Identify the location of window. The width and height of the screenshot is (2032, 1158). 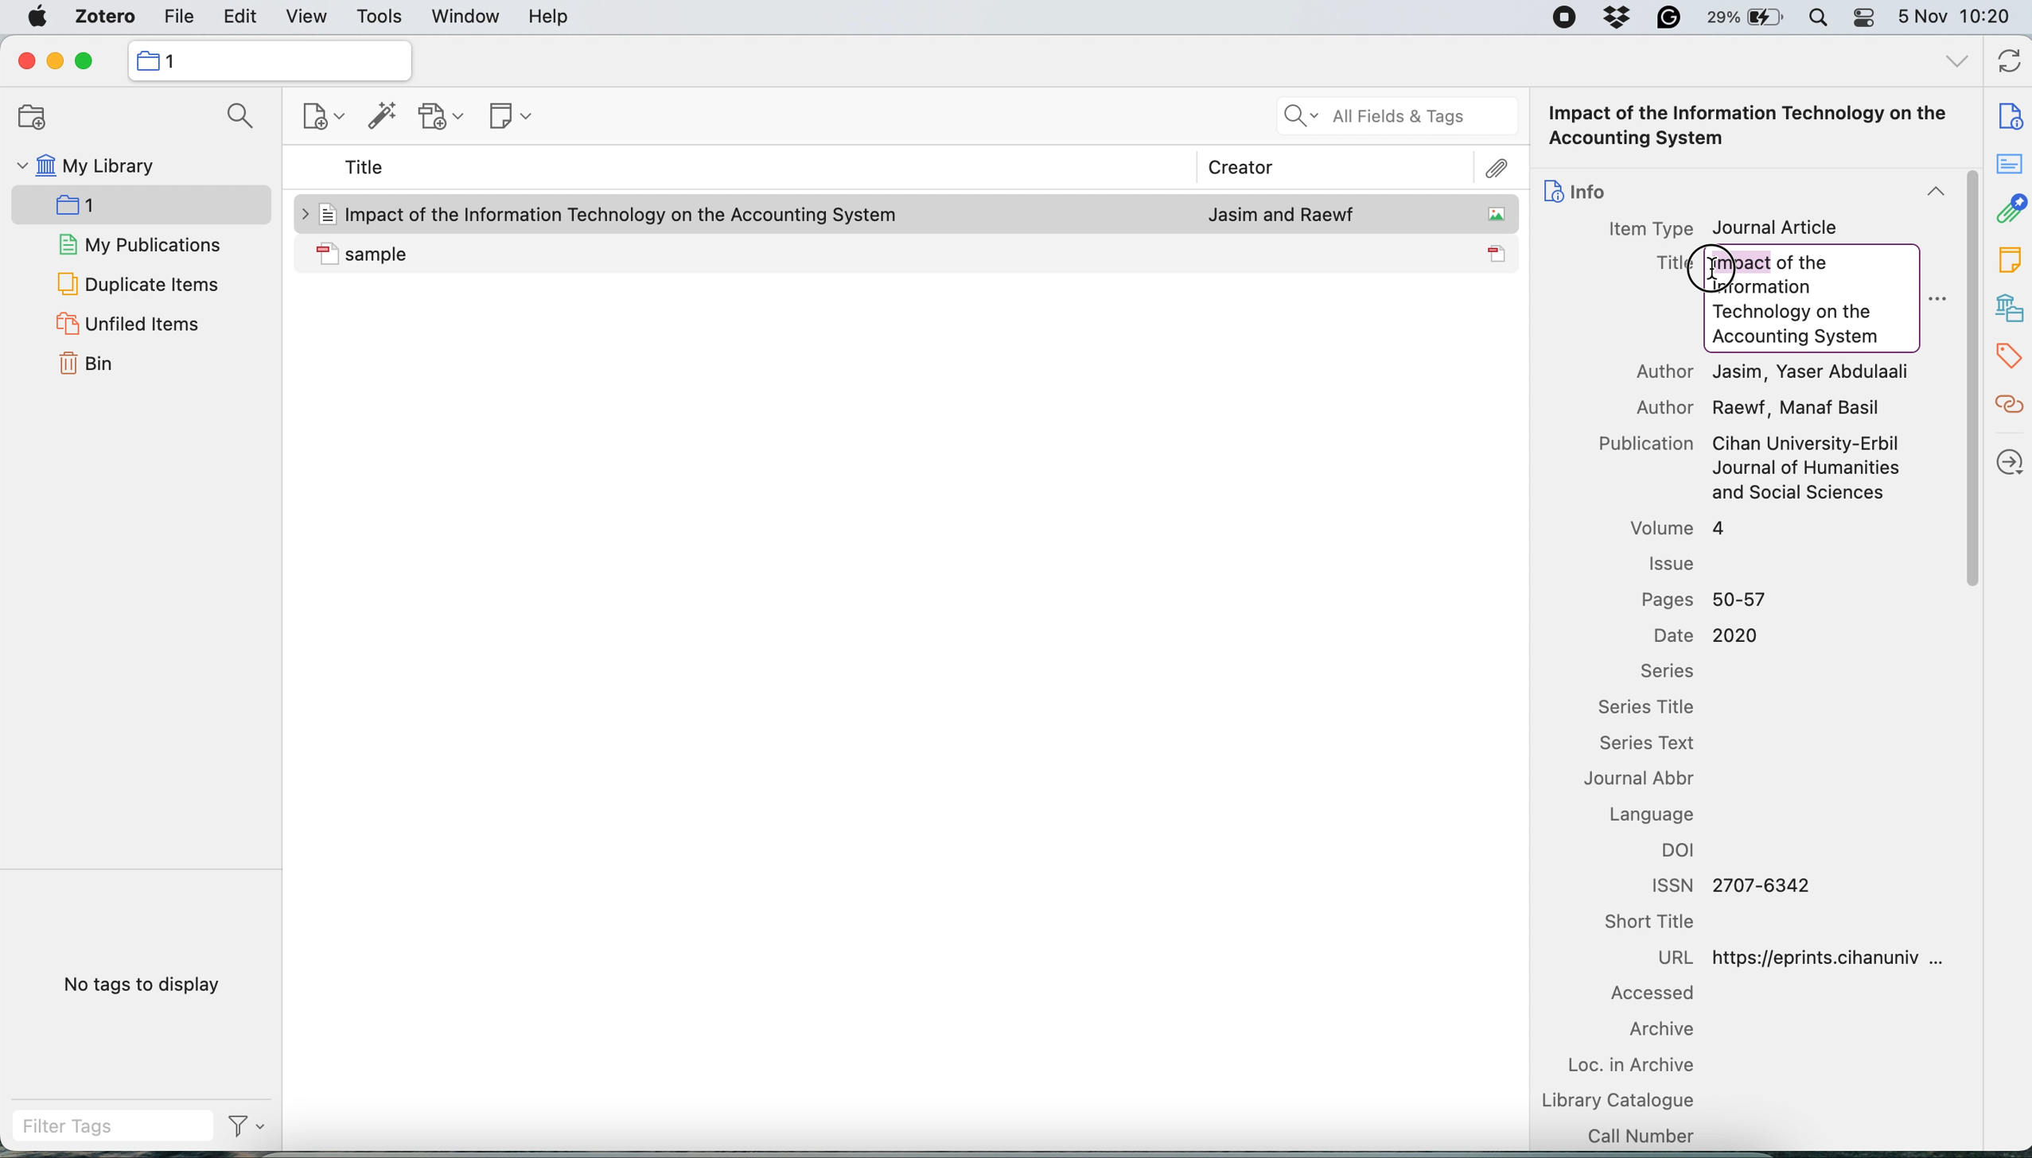
(466, 17).